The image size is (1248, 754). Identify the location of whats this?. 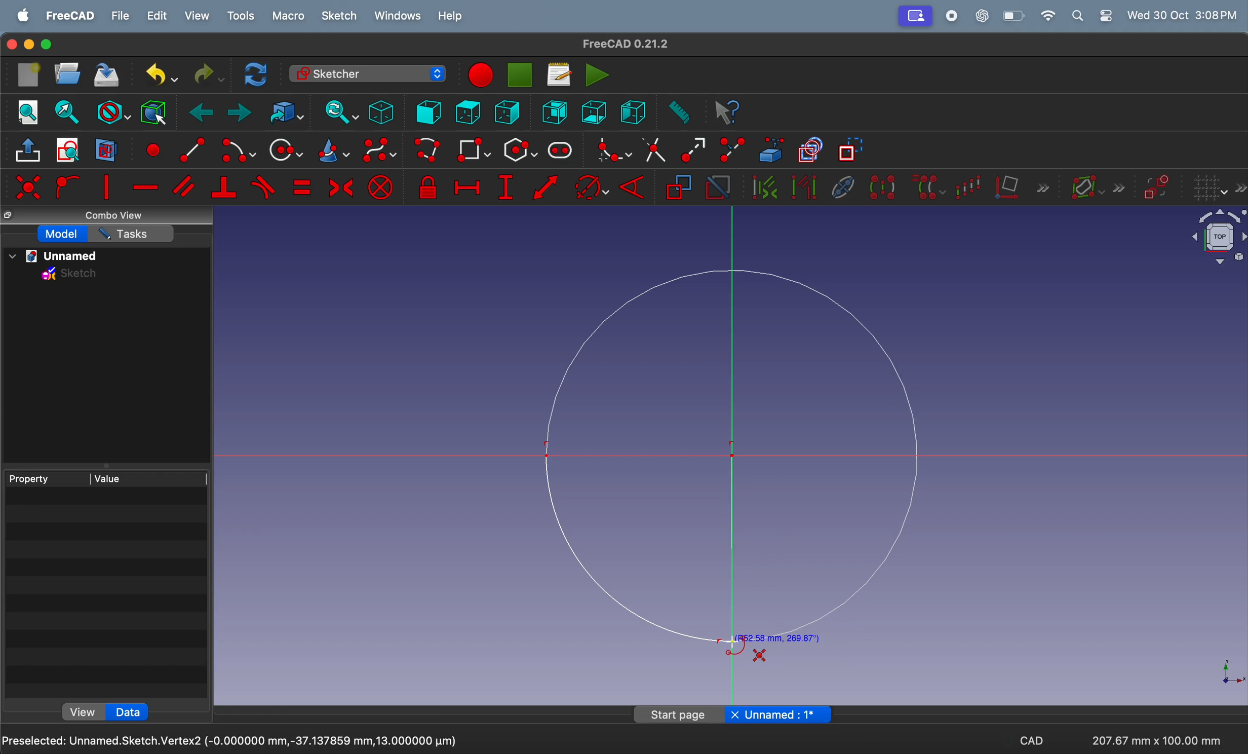
(728, 113).